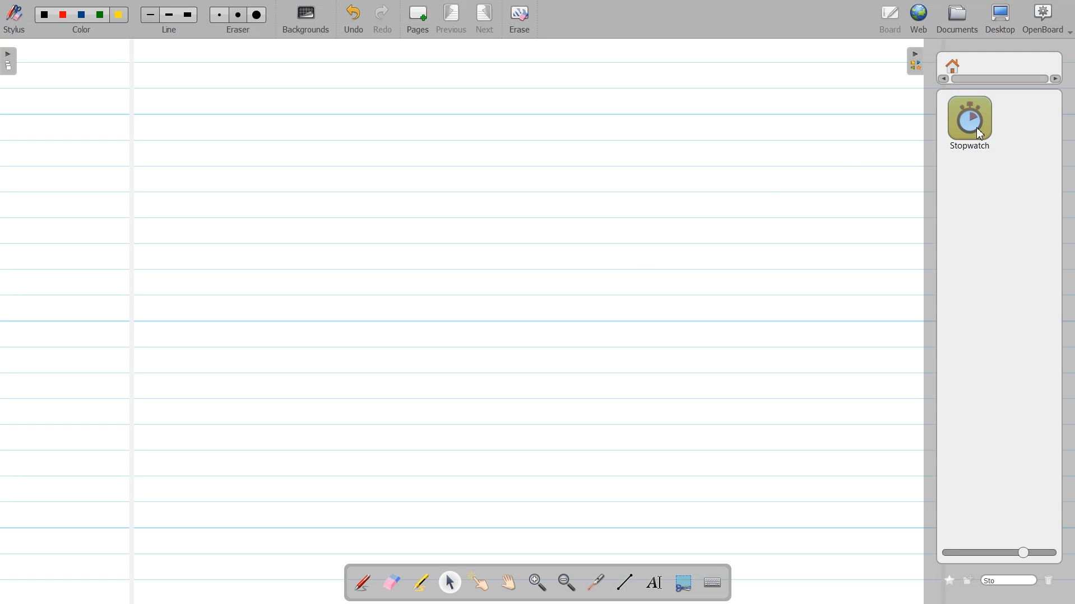 This screenshot has height=604, width=1075. Describe the element at coordinates (169, 20) in the screenshot. I see `Line` at that location.